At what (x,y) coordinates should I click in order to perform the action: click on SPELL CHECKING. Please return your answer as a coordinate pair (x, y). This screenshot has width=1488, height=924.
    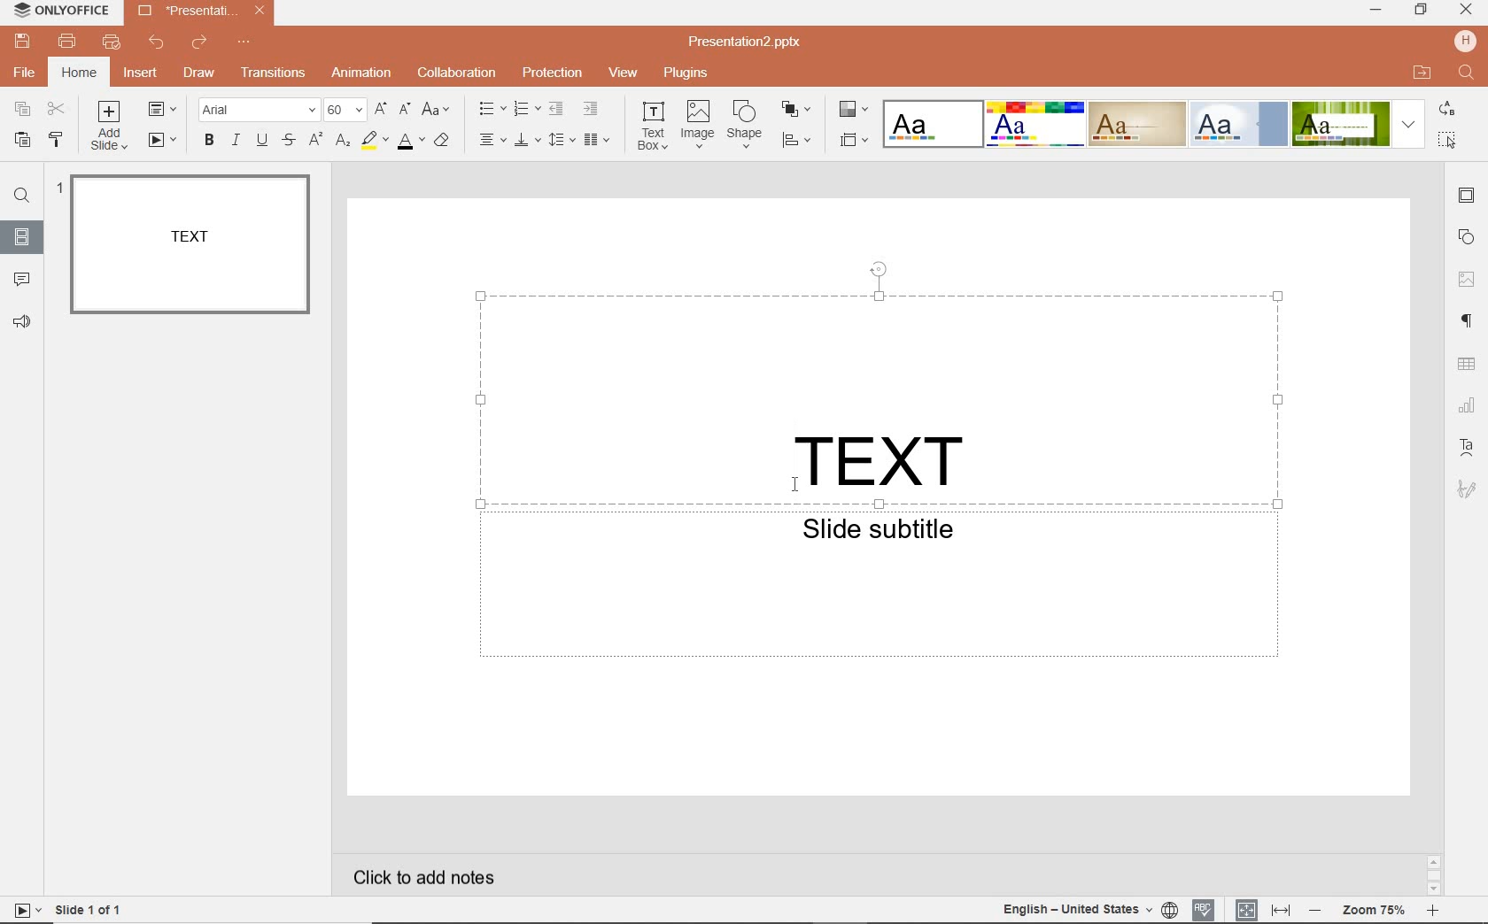
    Looking at the image, I should click on (1205, 907).